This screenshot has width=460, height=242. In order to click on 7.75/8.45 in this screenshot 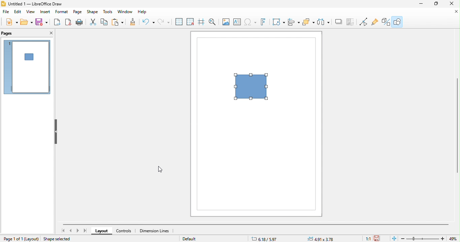, I will do `click(273, 238)`.